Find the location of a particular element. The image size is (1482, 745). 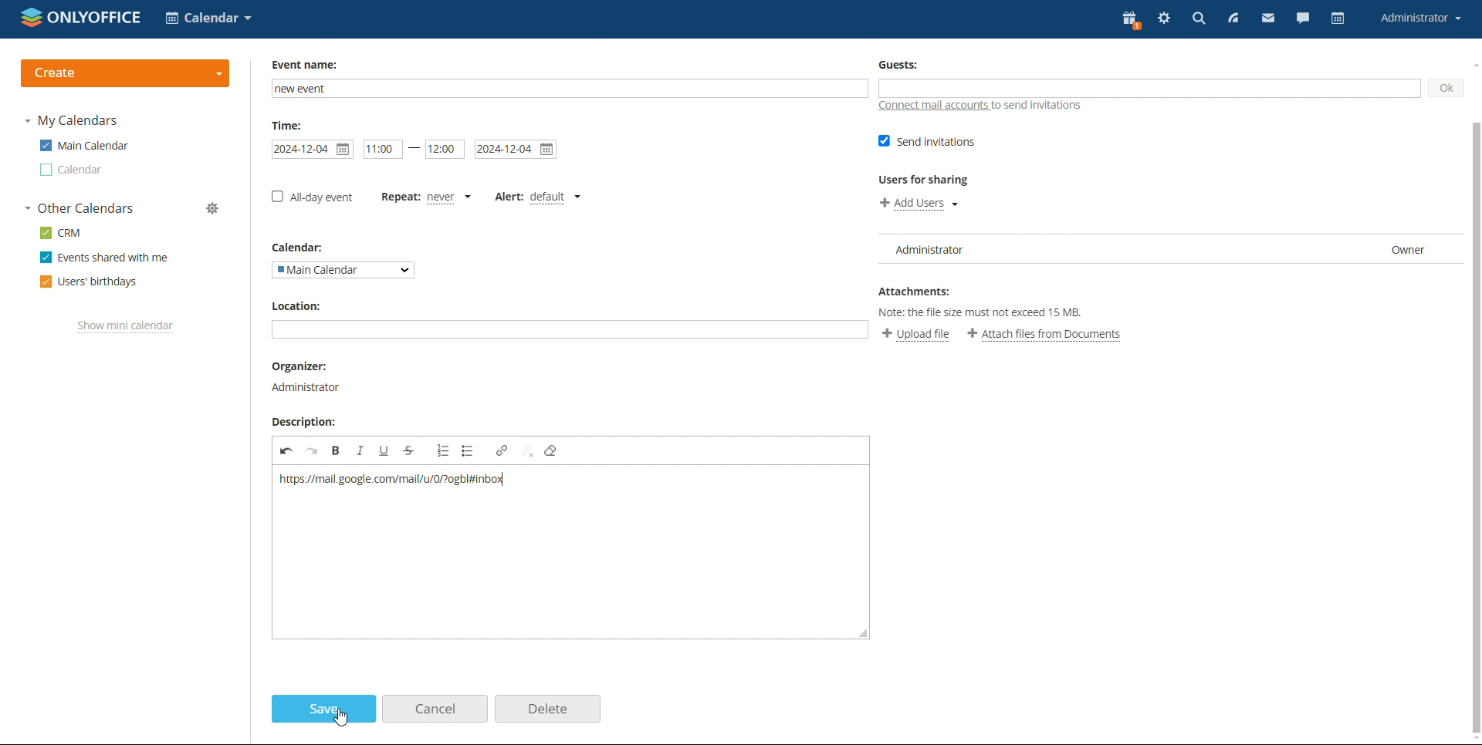

connect mail accounts is located at coordinates (931, 107).